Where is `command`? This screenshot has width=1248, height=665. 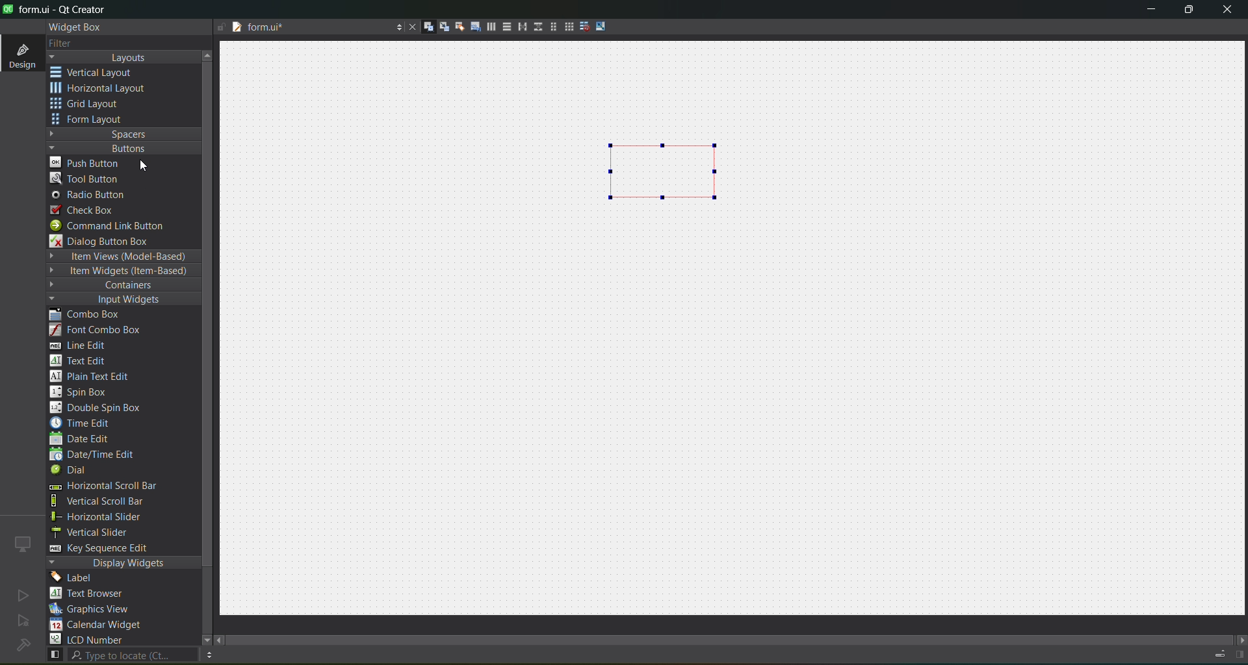 command is located at coordinates (116, 227).